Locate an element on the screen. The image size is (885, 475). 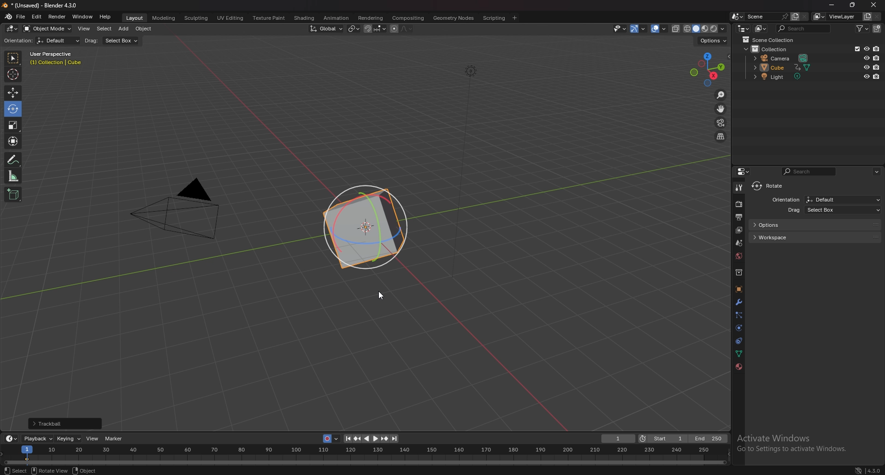
close is located at coordinates (873, 5).